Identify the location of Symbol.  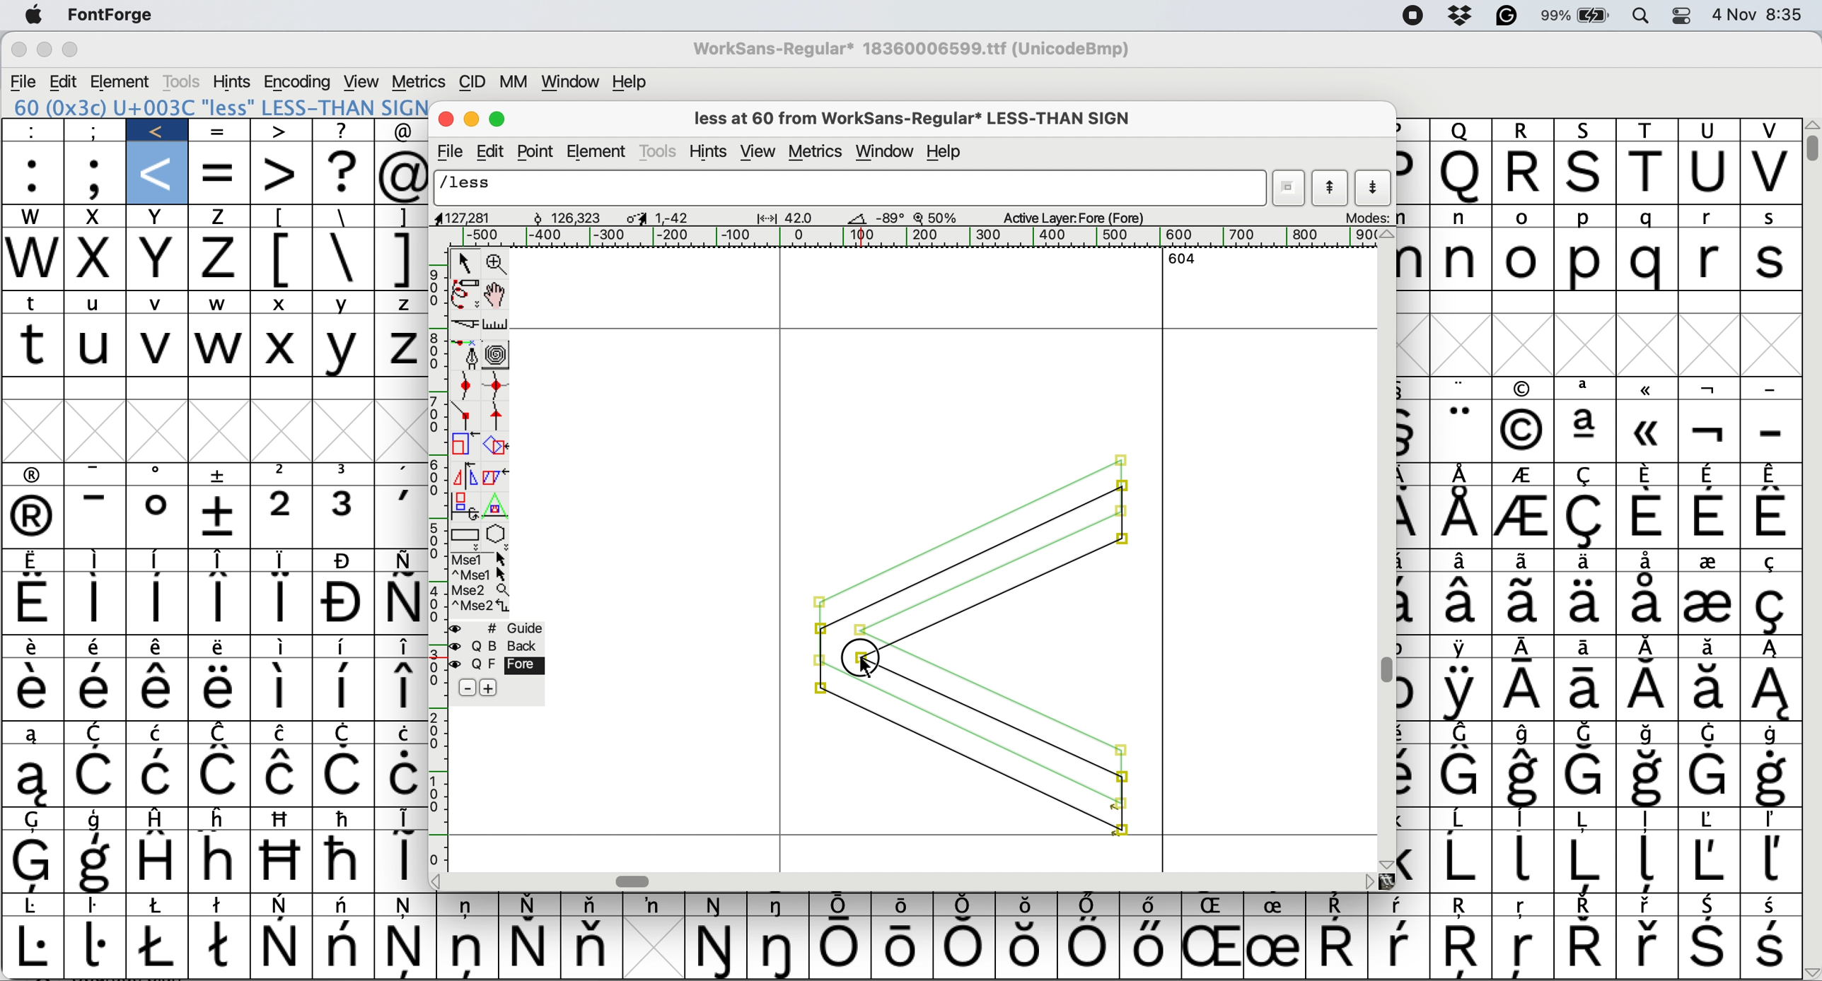
(783, 948).